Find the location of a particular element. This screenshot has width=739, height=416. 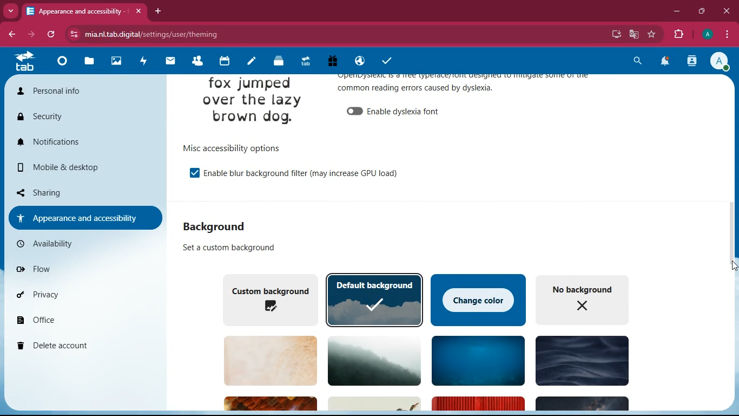

notifications is located at coordinates (78, 141).